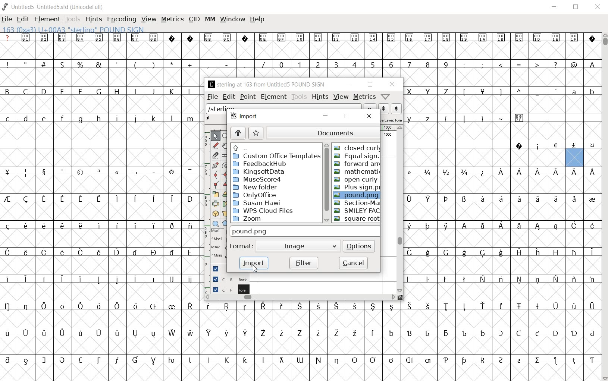  What do you see at coordinates (9, 226) in the screenshot?
I see `Symbol` at bounding box center [9, 226].